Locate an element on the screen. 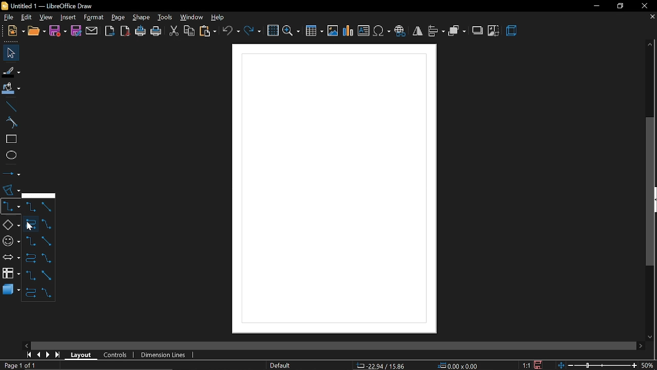 The width and height of the screenshot is (657, 370). flip is located at coordinates (417, 31).